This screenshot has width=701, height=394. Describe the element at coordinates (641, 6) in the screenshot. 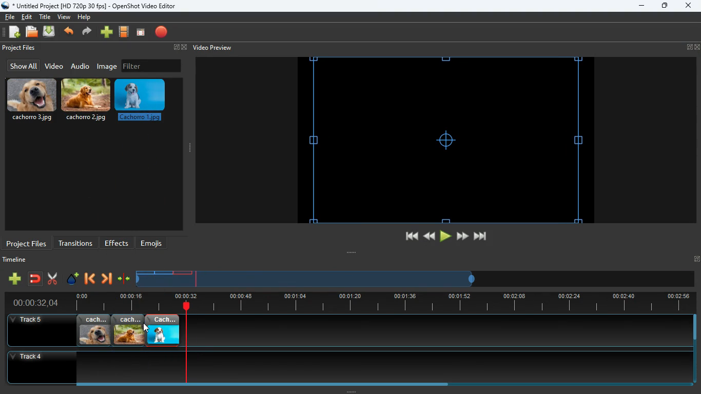

I see `minimize` at that location.